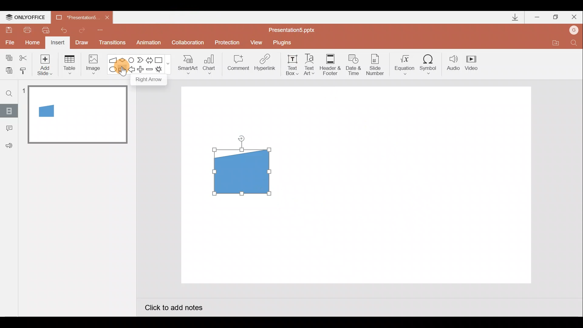 This screenshot has height=328, width=583. What do you see at coordinates (24, 57) in the screenshot?
I see `Cut` at bounding box center [24, 57].